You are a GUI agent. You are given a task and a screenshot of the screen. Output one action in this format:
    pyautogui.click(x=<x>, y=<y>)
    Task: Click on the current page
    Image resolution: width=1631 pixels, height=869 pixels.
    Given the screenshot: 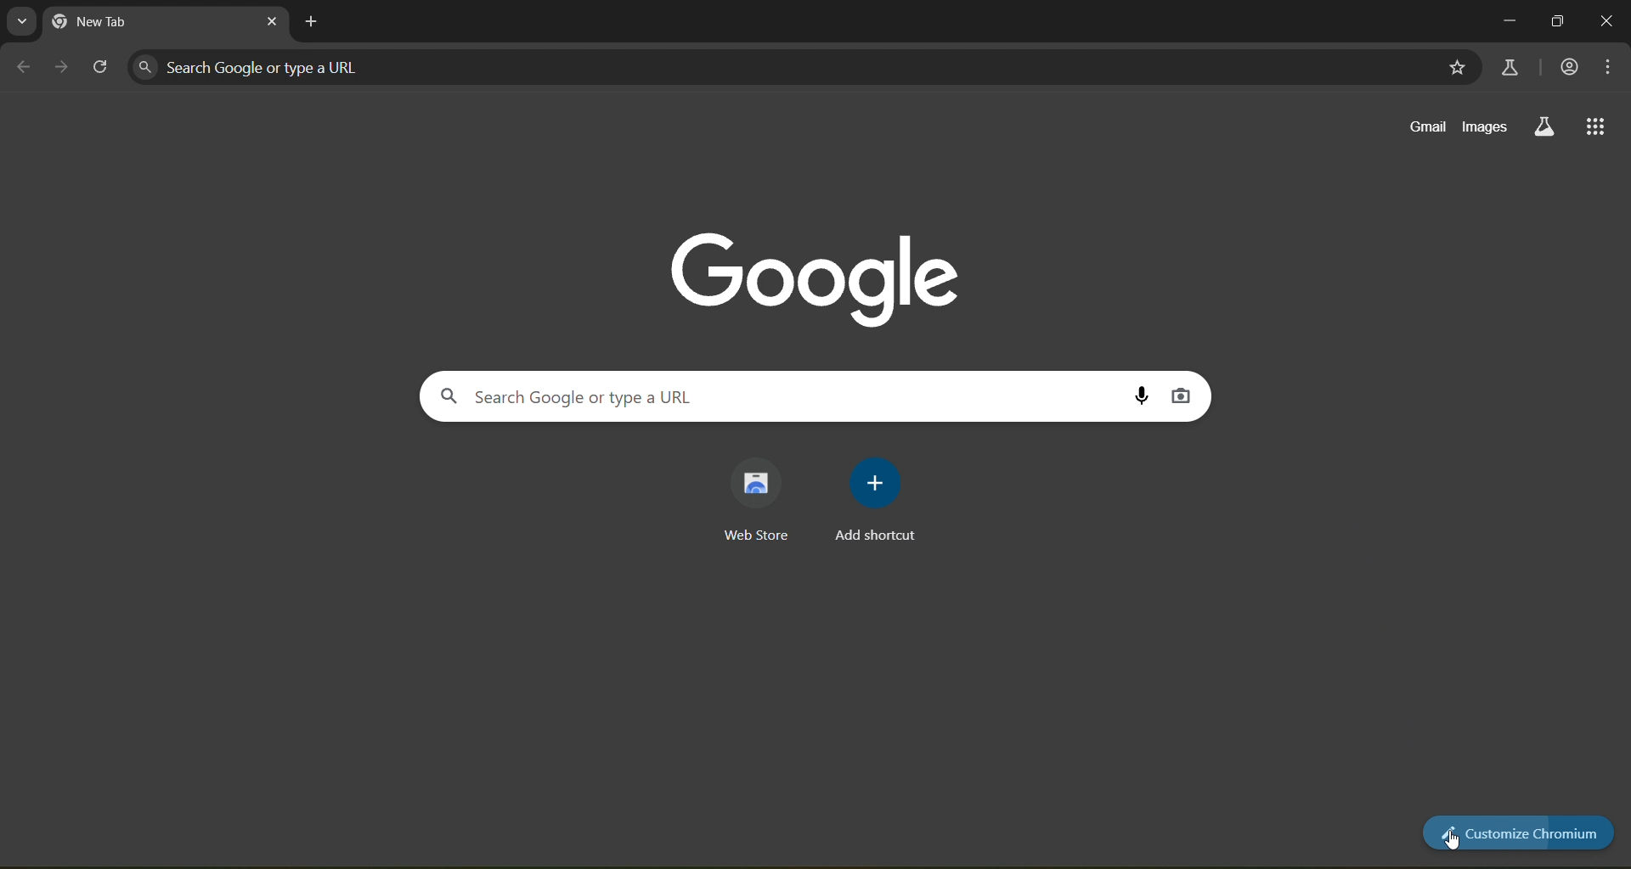 What is the action you would take?
    pyautogui.click(x=147, y=22)
    